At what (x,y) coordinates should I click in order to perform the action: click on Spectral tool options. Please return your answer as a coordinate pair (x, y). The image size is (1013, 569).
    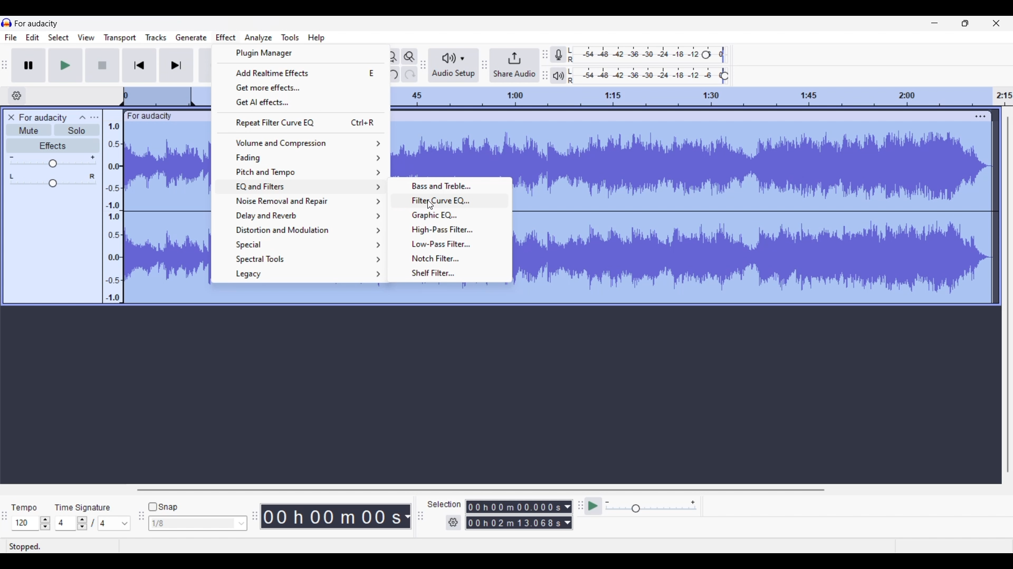
    Looking at the image, I should click on (301, 259).